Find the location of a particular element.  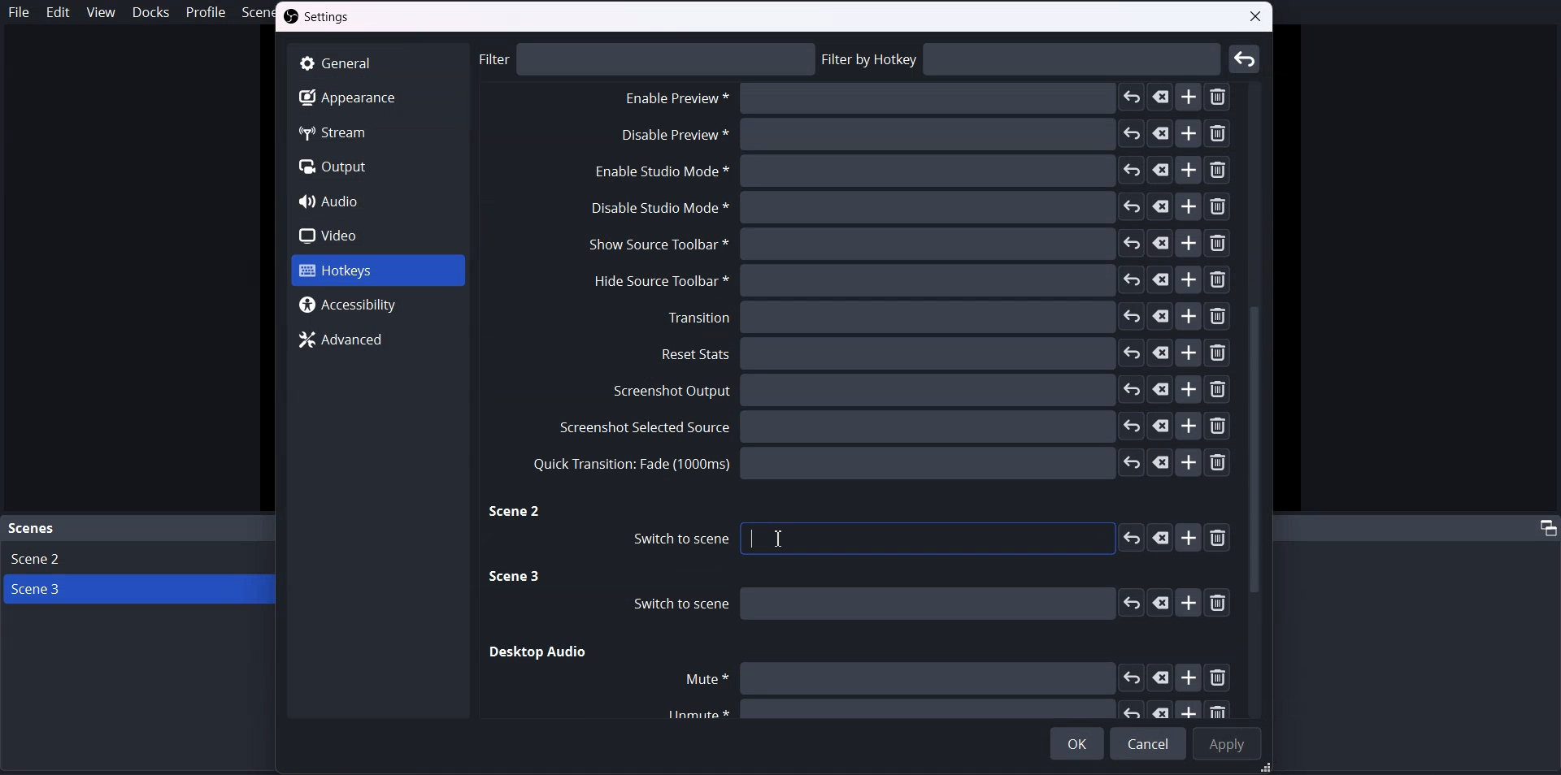

Edit is located at coordinates (58, 12).